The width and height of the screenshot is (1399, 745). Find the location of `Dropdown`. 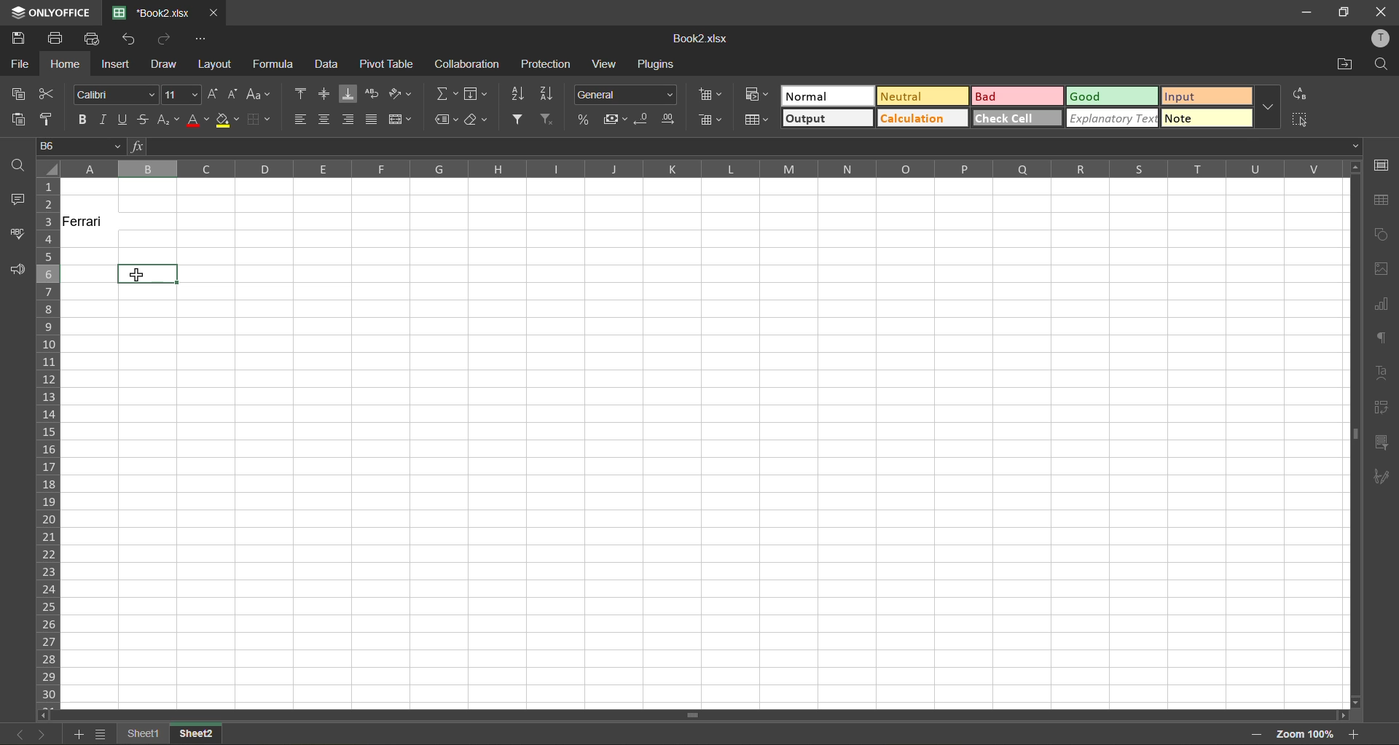

Dropdown is located at coordinates (1356, 146).